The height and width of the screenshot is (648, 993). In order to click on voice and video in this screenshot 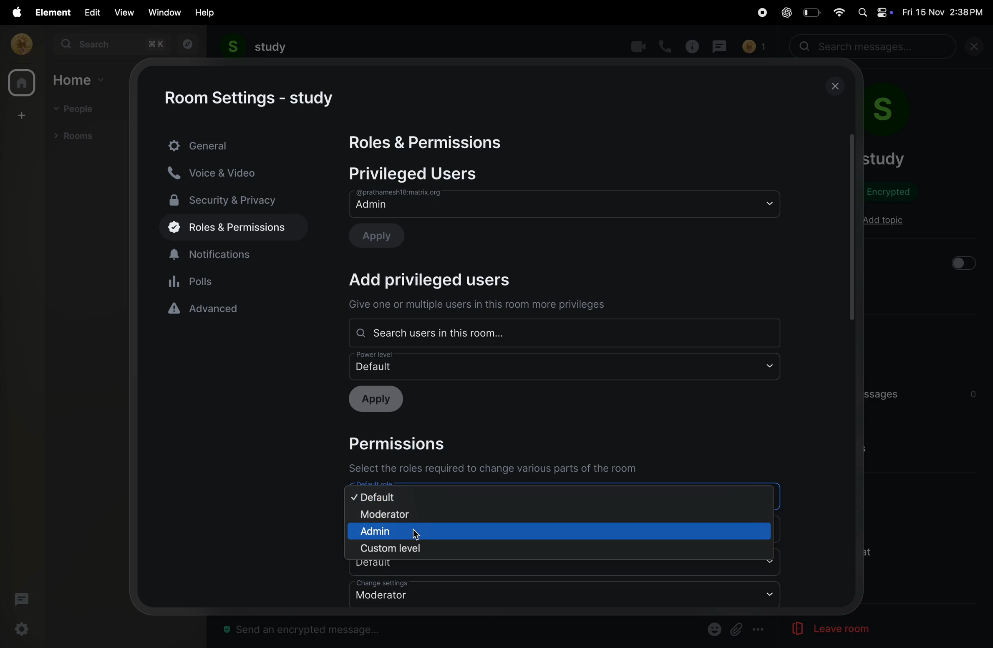, I will do `click(221, 172)`.